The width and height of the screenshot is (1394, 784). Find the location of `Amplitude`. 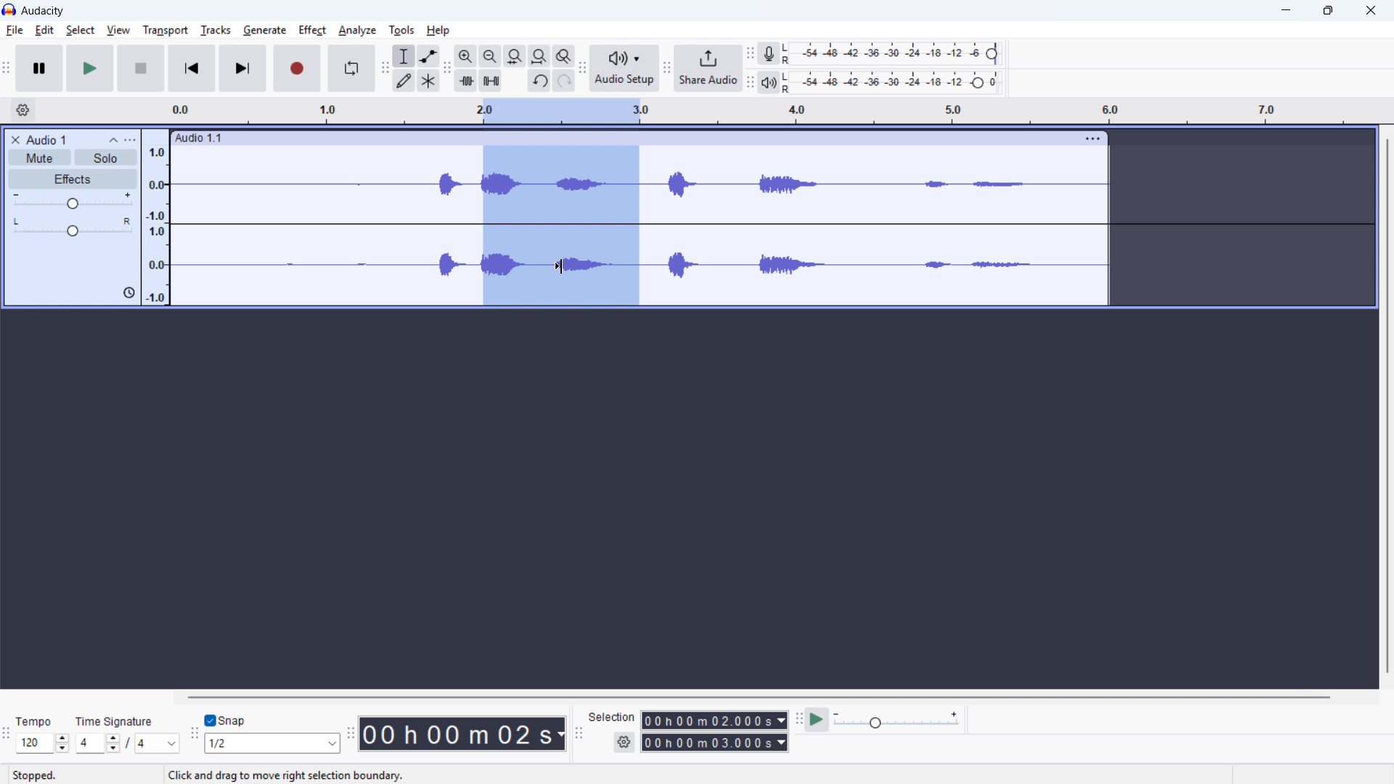

Amplitude is located at coordinates (156, 216).